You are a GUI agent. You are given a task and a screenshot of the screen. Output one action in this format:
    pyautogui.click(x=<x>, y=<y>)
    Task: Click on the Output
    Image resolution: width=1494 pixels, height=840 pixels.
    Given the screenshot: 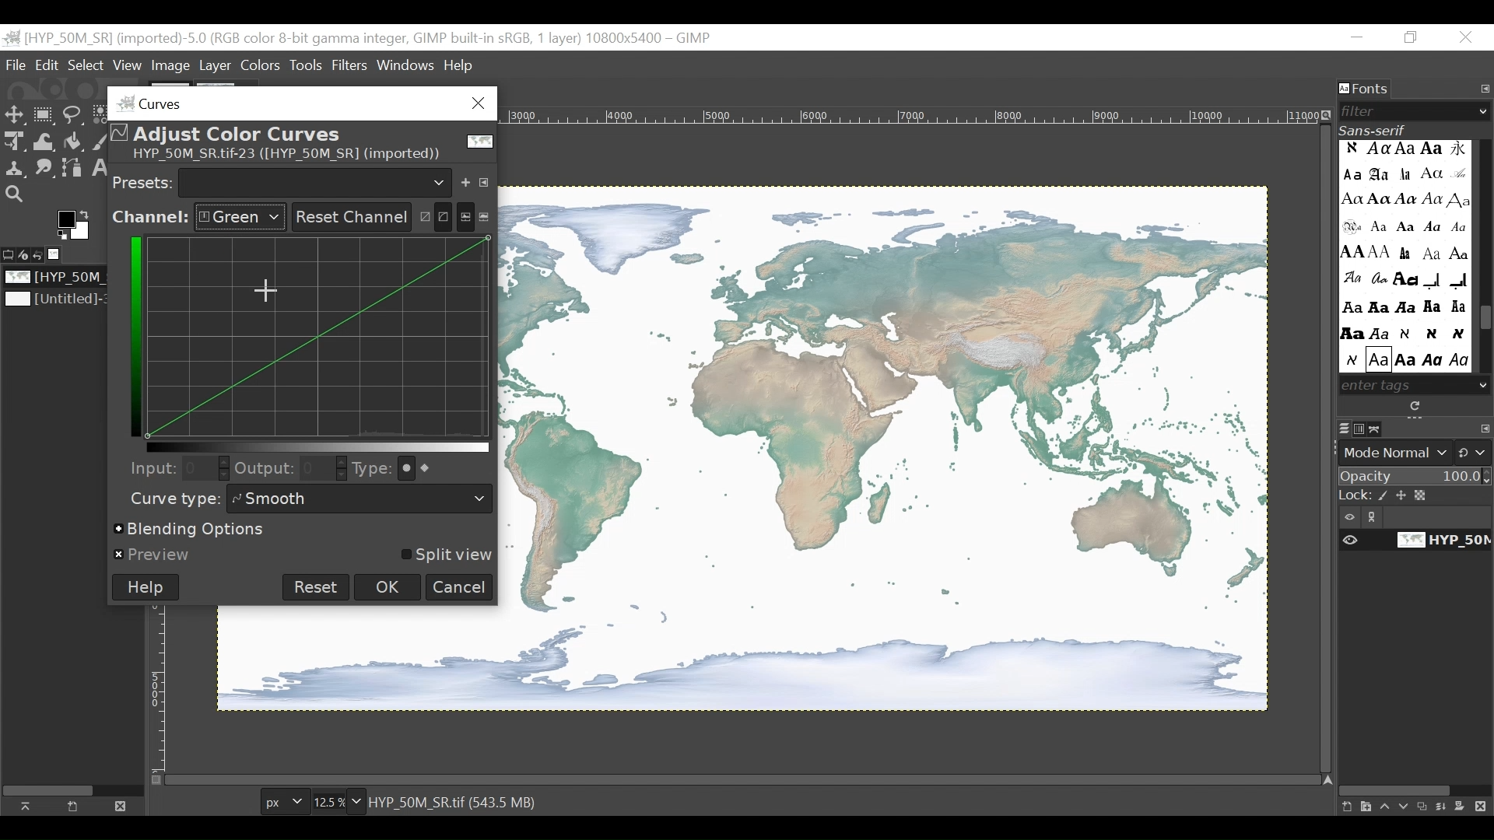 What is the action you would take?
    pyautogui.click(x=265, y=471)
    